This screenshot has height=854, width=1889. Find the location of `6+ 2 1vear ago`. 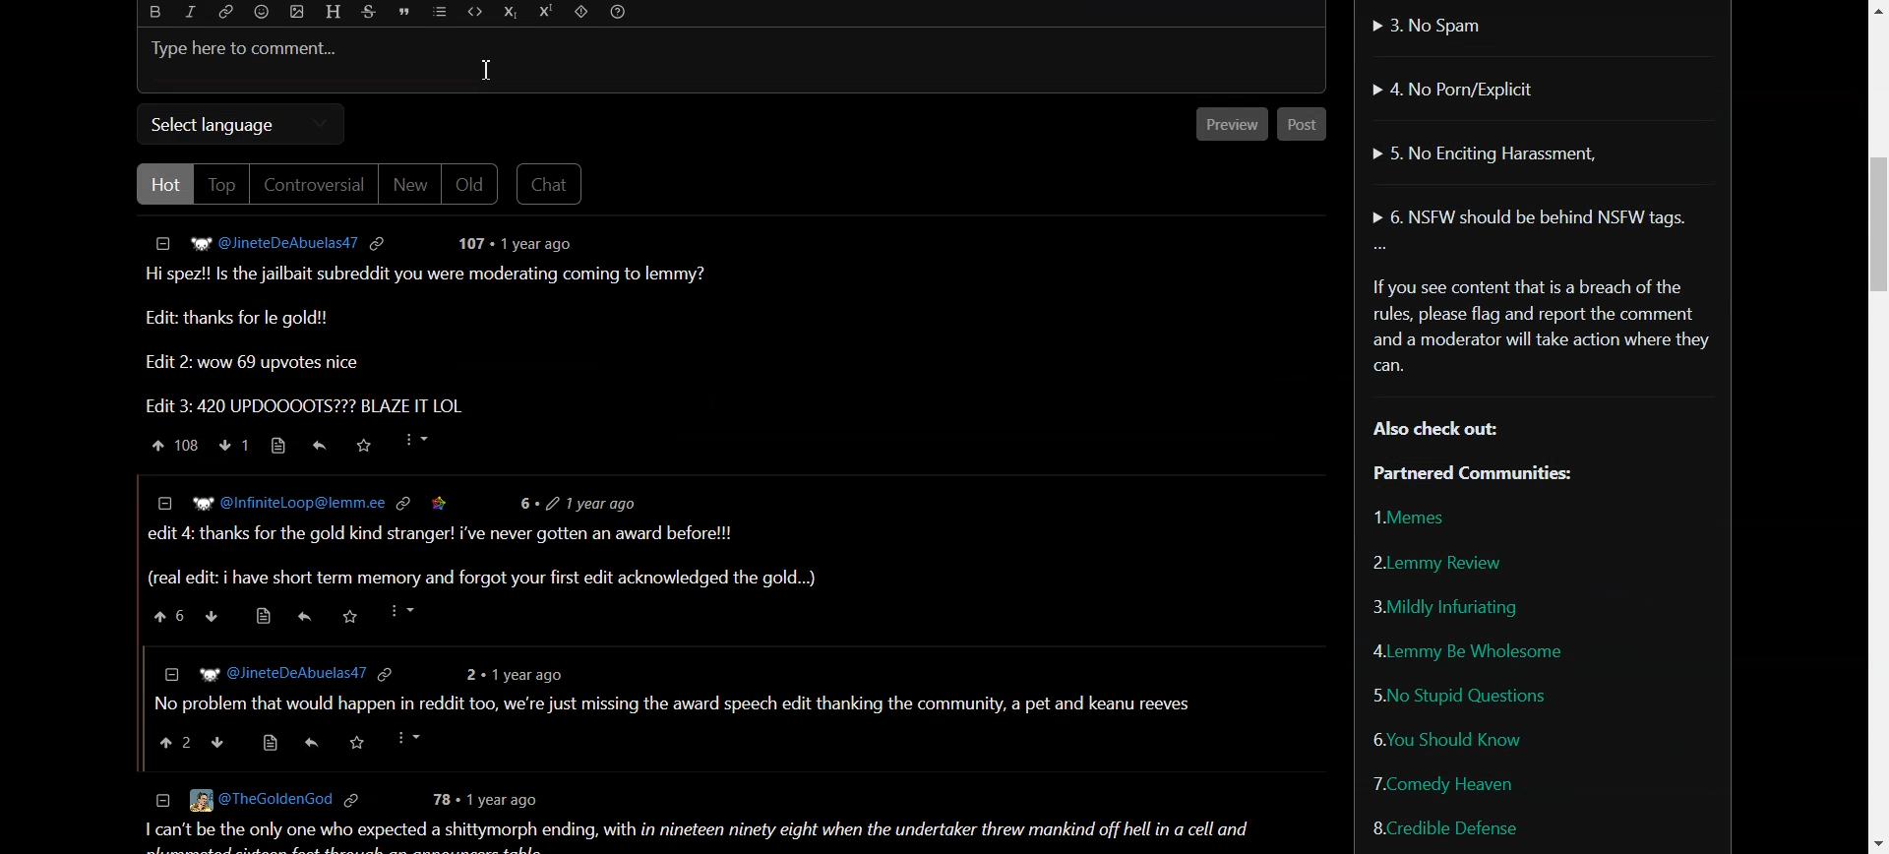

6+ 2 1vear ago is located at coordinates (594, 502).